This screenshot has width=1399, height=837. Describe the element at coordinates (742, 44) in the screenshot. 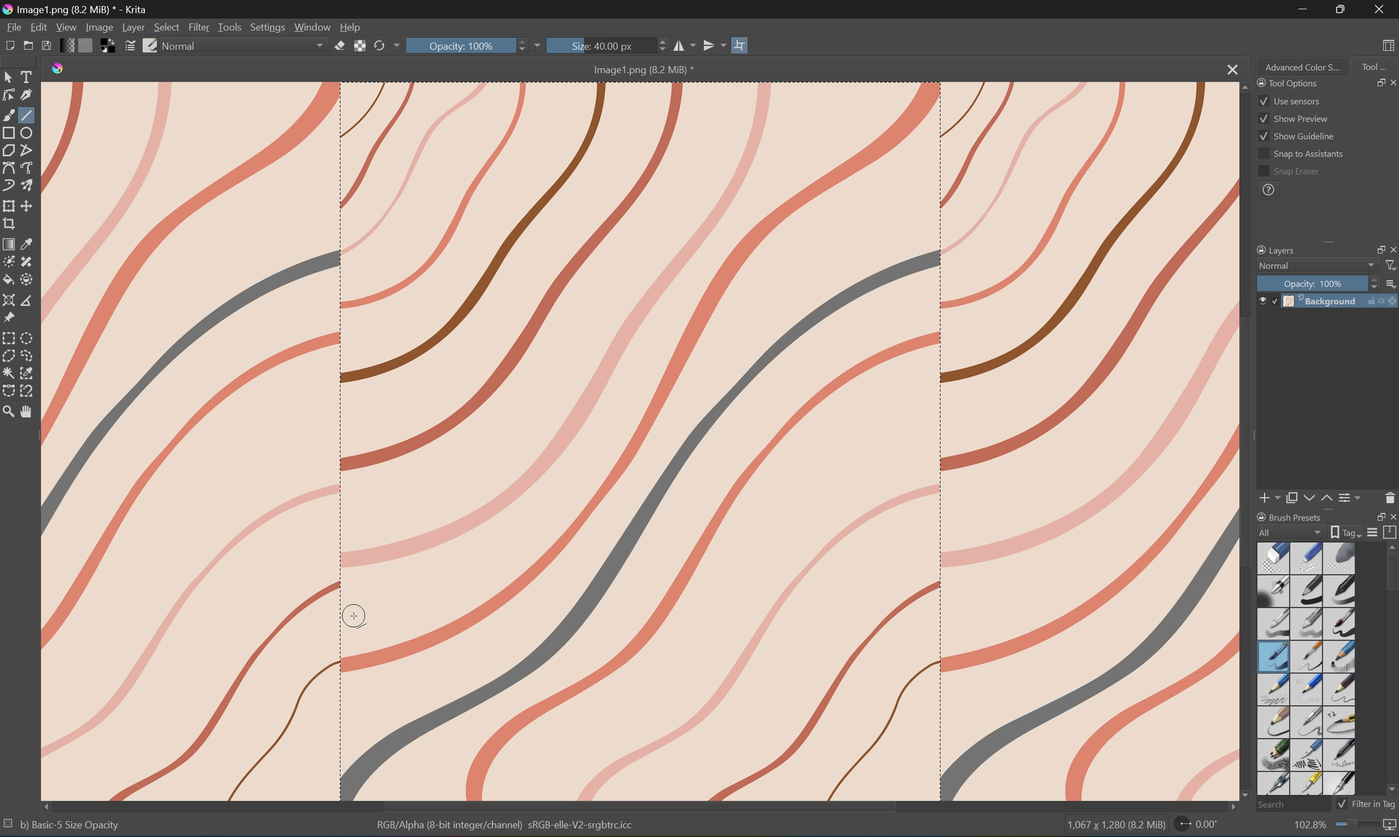

I see `Wrap Around` at that location.